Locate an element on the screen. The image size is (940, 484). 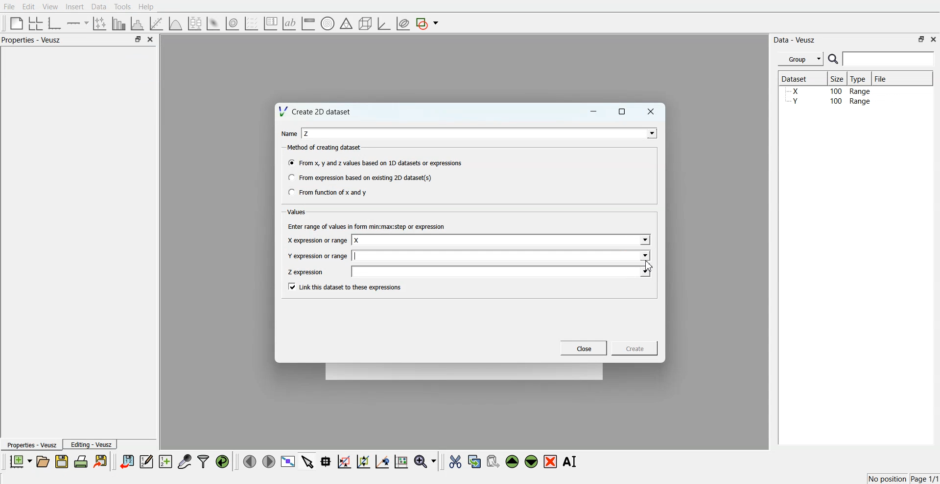
Insert is located at coordinates (74, 6).